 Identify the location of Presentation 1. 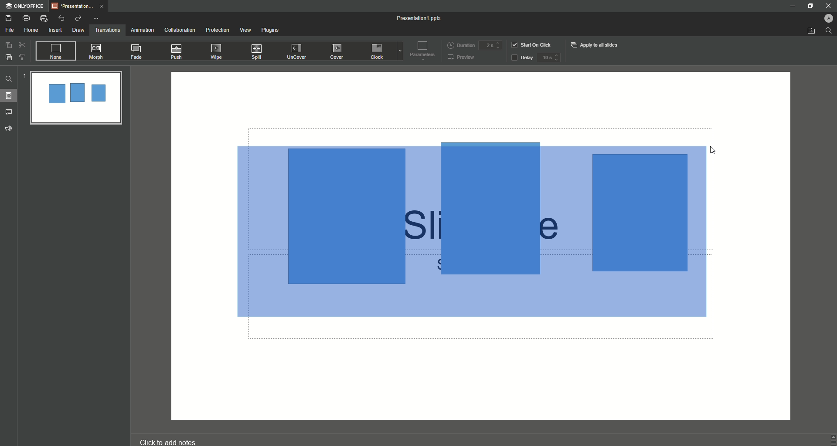
(420, 18).